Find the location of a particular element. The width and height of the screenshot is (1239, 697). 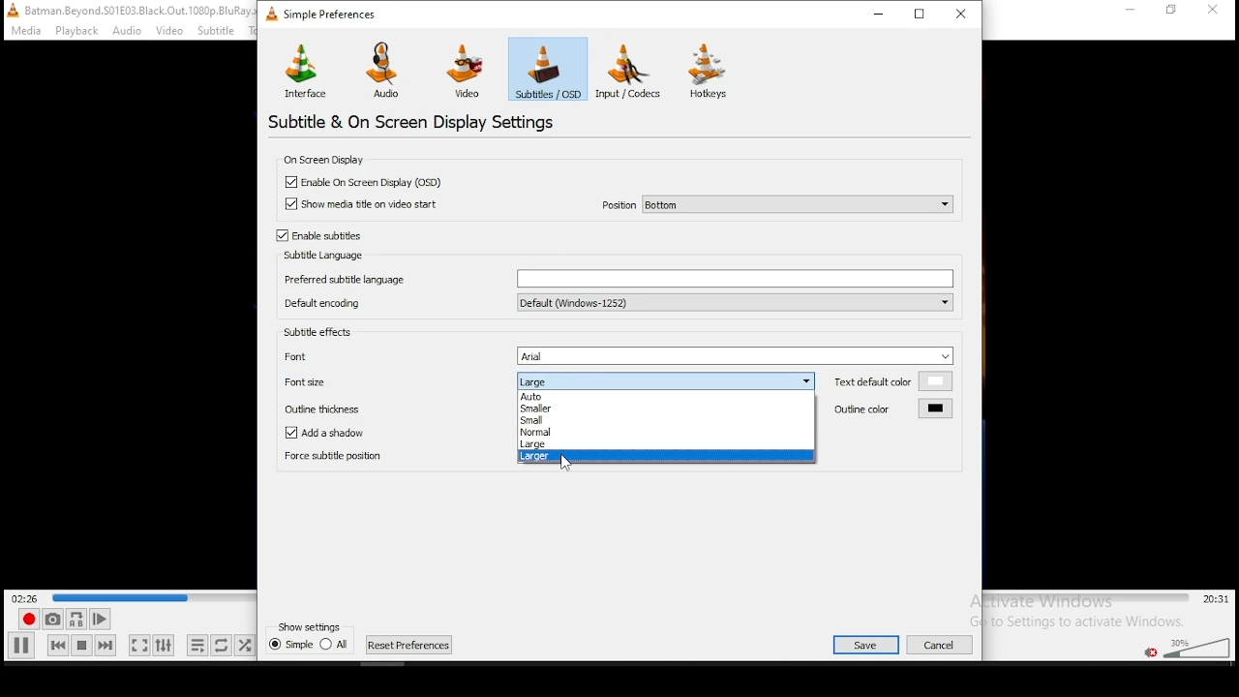

elapsed time is located at coordinates (26, 596).